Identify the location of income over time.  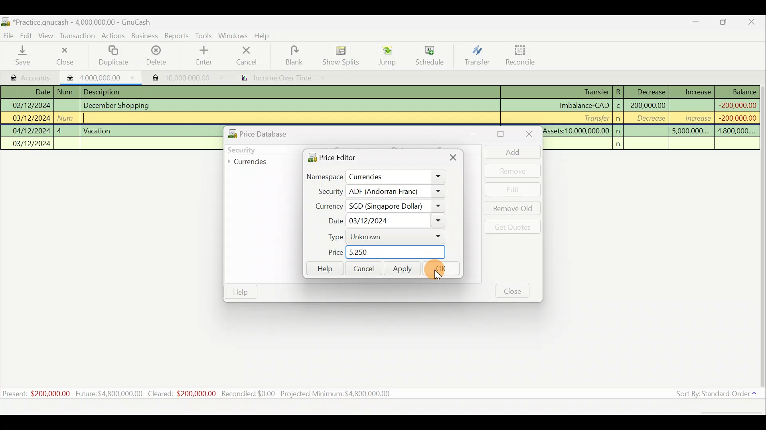
(282, 78).